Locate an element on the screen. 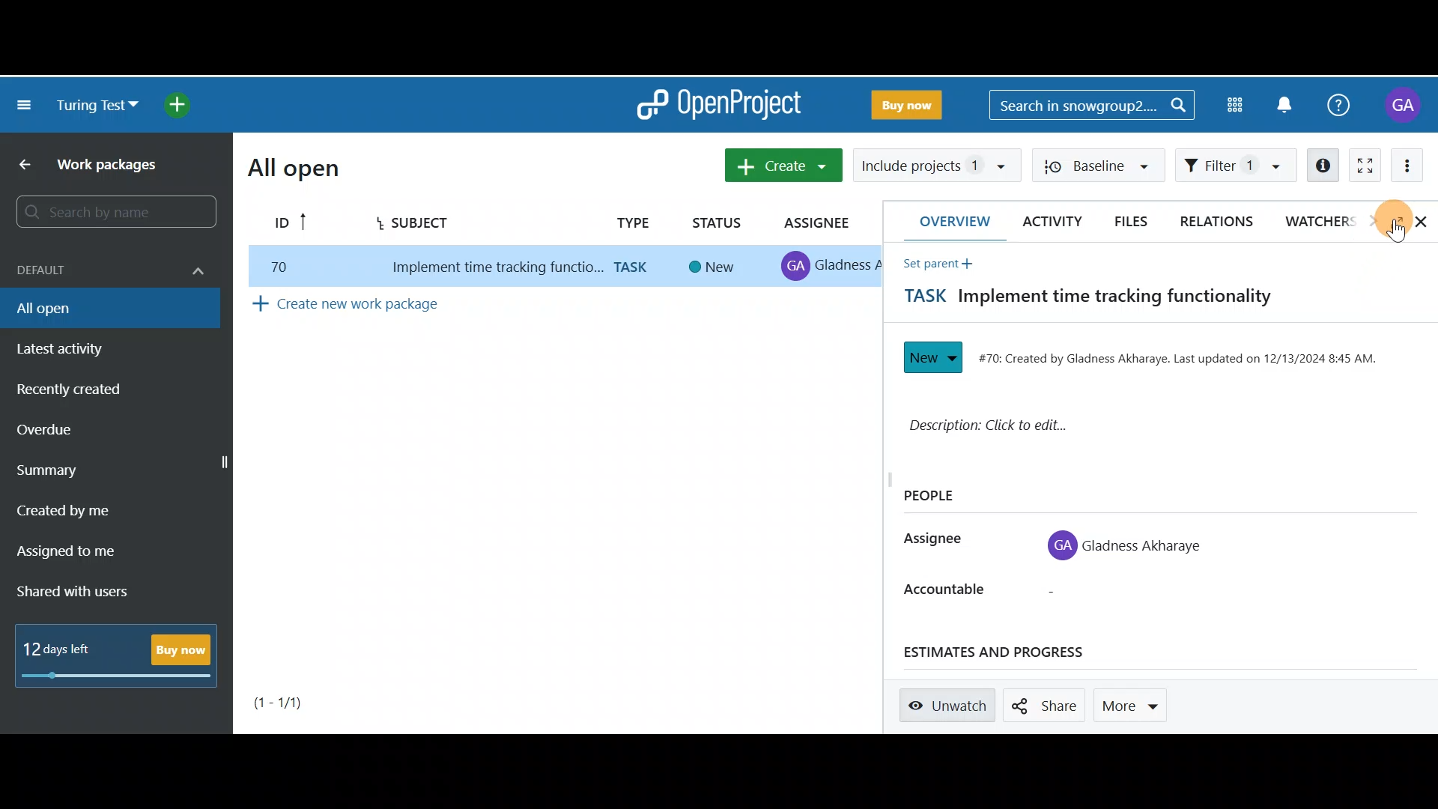 The height and width of the screenshot is (809, 1438). Collapse project menu is located at coordinates (25, 107).